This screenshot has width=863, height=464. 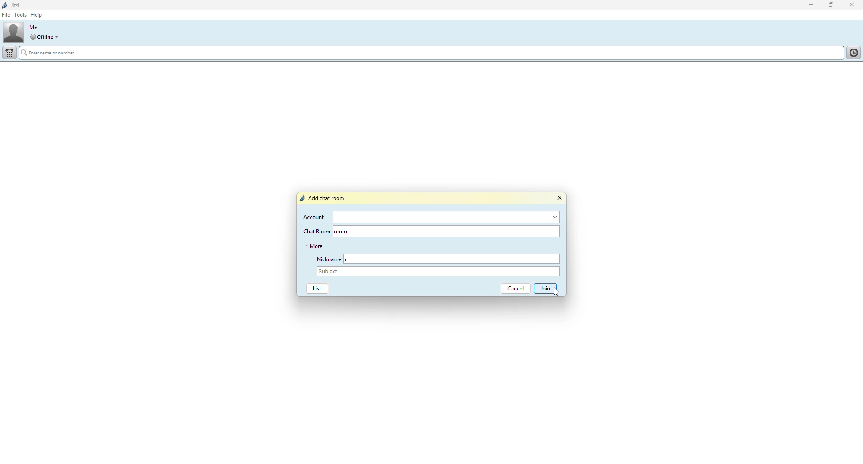 What do you see at coordinates (429, 53) in the screenshot?
I see `search name` at bounding box center [429, 53].